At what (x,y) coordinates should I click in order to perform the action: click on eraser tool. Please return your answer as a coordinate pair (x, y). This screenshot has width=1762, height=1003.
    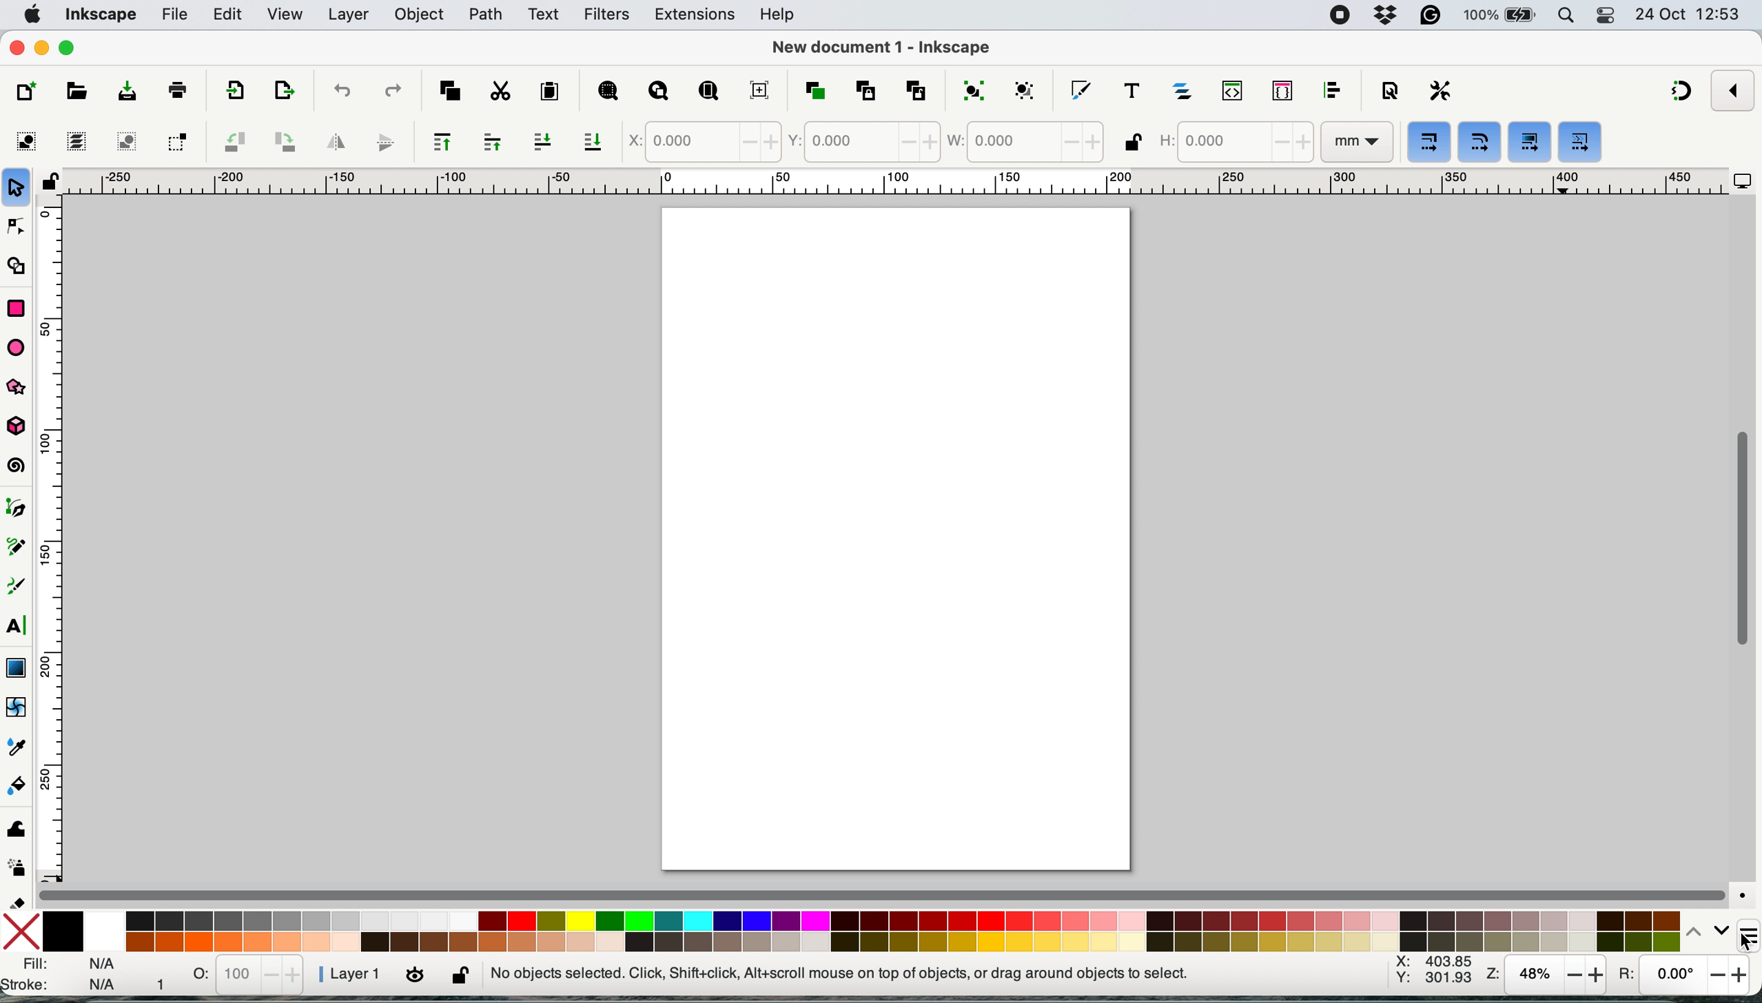
    Looking at the image, I should click on (18, 898).